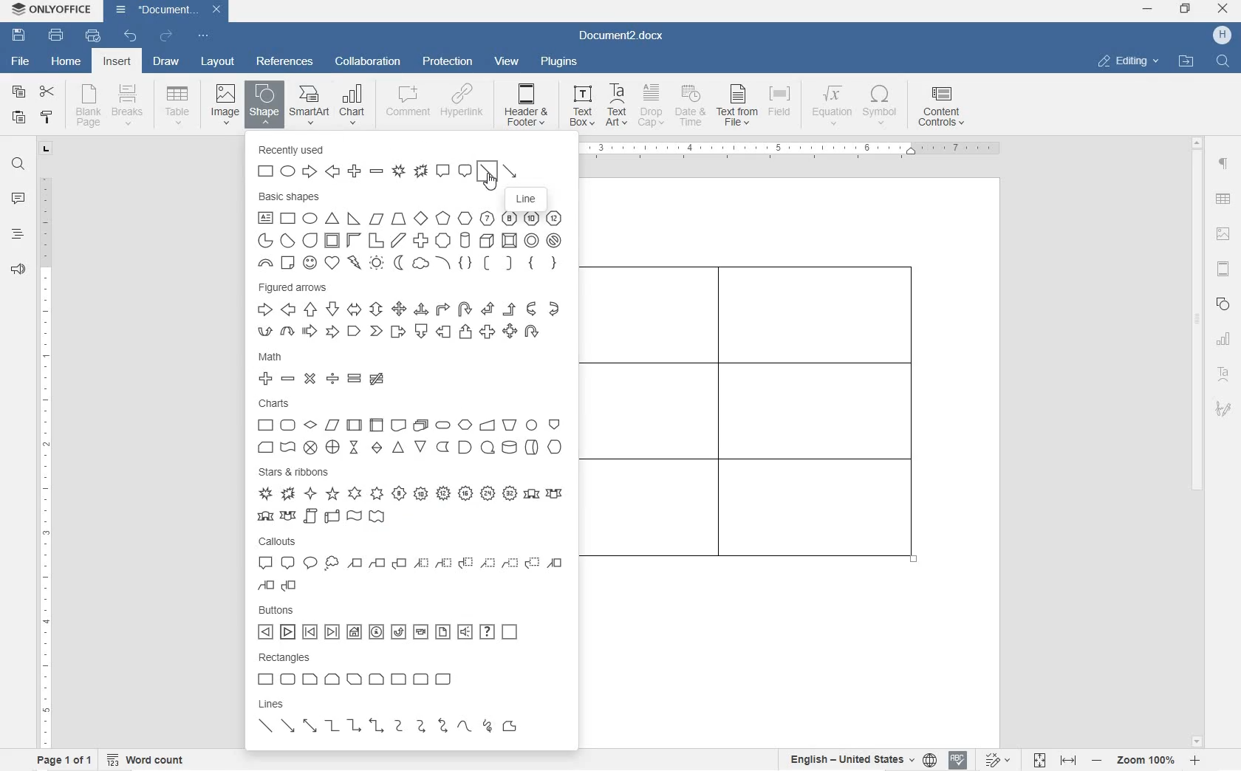 This screenshot has height=771, width=1241. Describe the element at coordinates (1197, 441) in the screenshot. I see `scrollbar` at that location.